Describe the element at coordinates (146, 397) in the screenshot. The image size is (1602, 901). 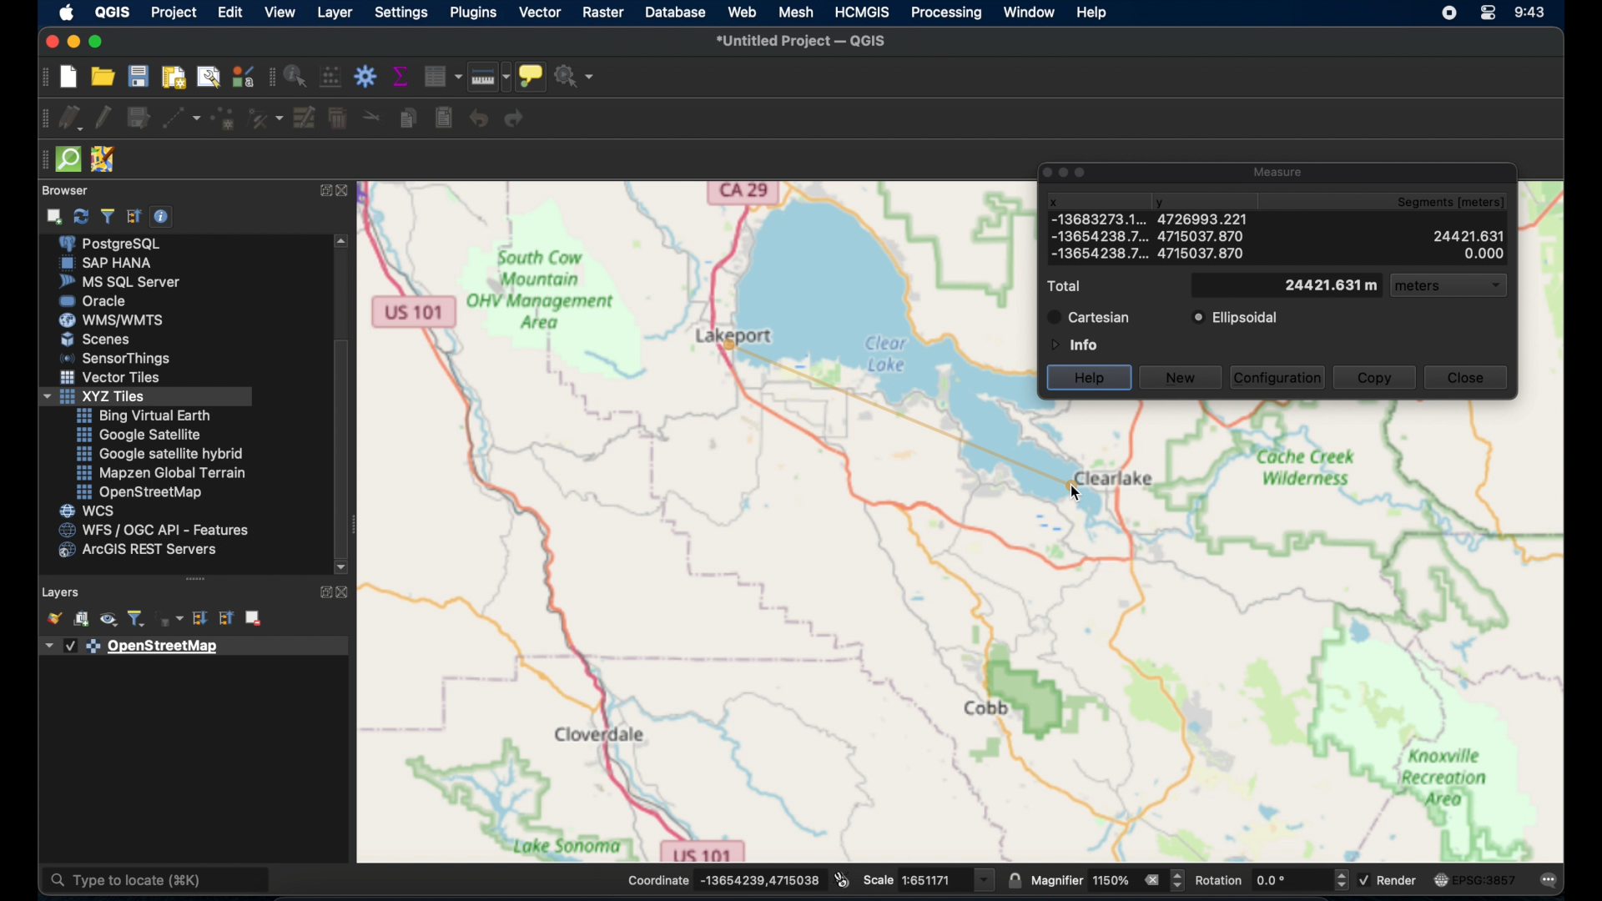
I see `xyzzy tiles` at that location.